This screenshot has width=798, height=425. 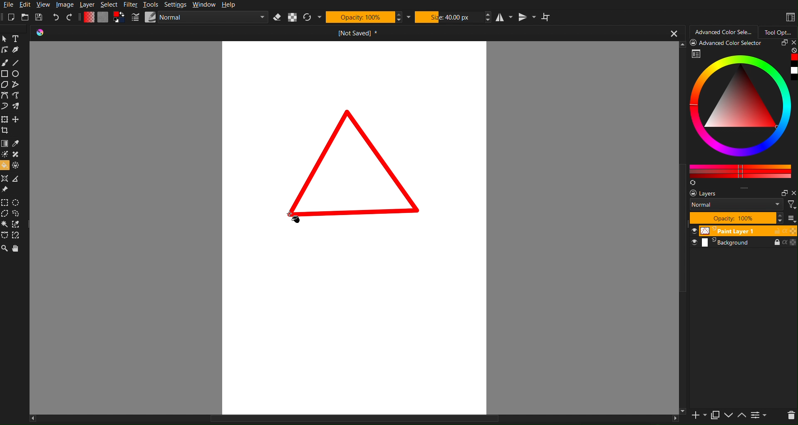 I want to click on Wrap Around, so click(x=549, y=17).